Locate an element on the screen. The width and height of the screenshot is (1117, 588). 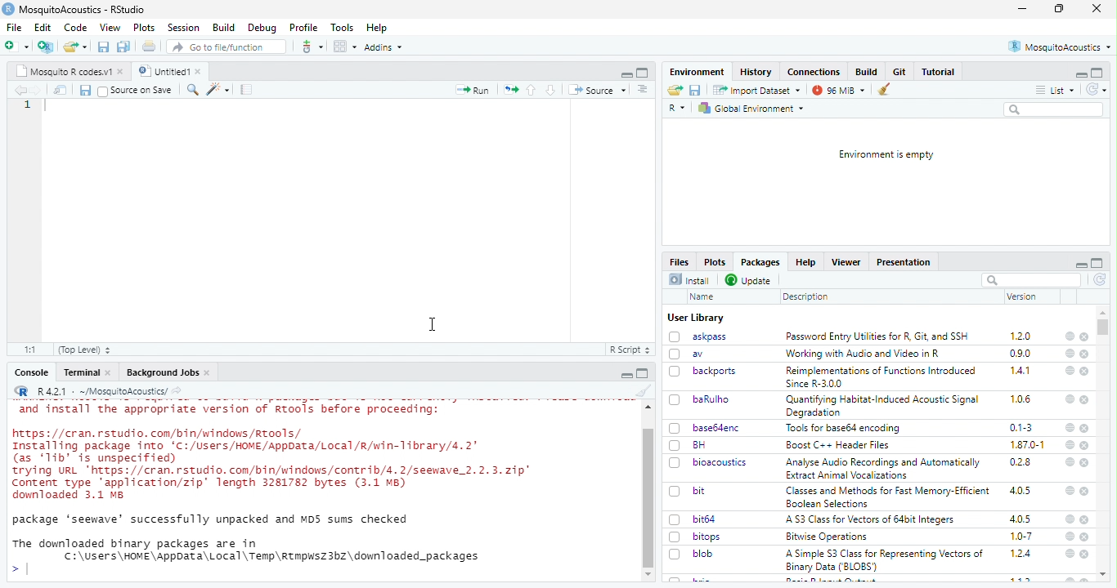
close is located at coordinates (109, 372).